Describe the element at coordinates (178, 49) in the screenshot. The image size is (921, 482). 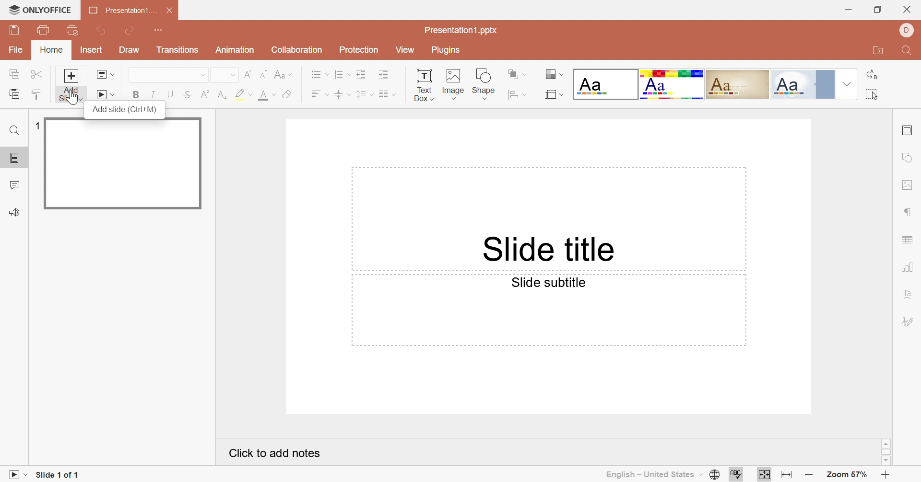
I see `Transition` at that location.